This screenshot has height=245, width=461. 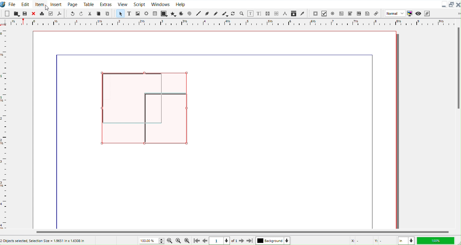 I want to click on Measurements, so click(x=285, y=14).